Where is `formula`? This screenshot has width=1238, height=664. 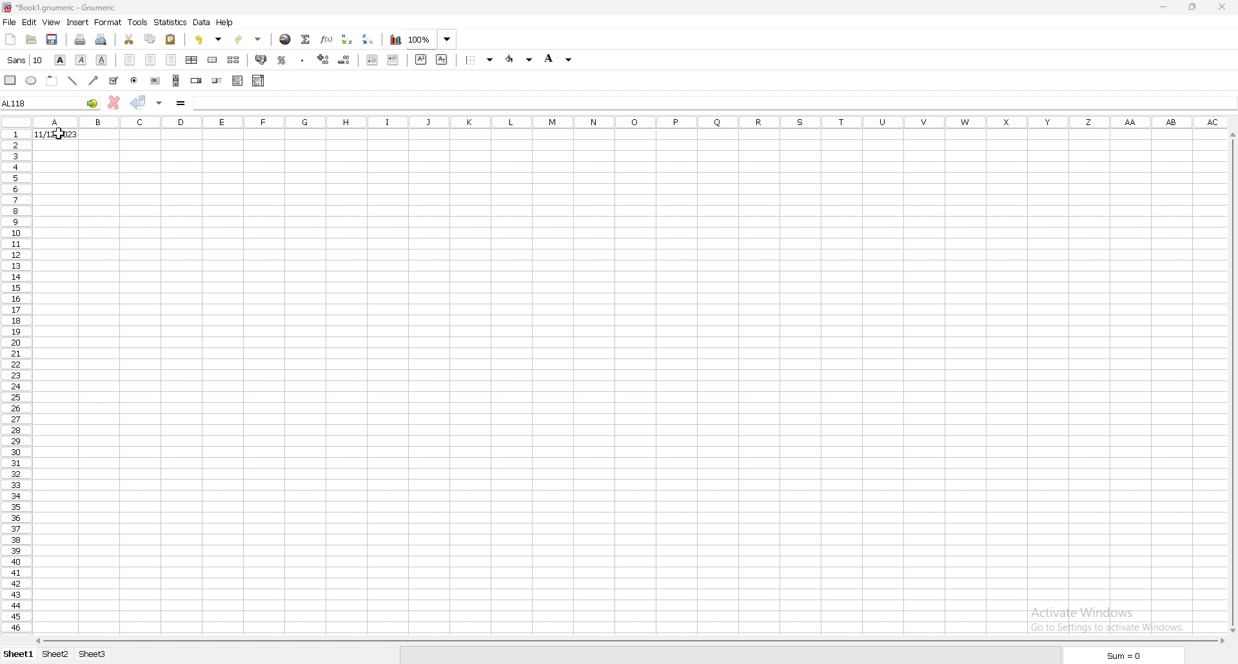
formula is located at coordinates (181, 103).